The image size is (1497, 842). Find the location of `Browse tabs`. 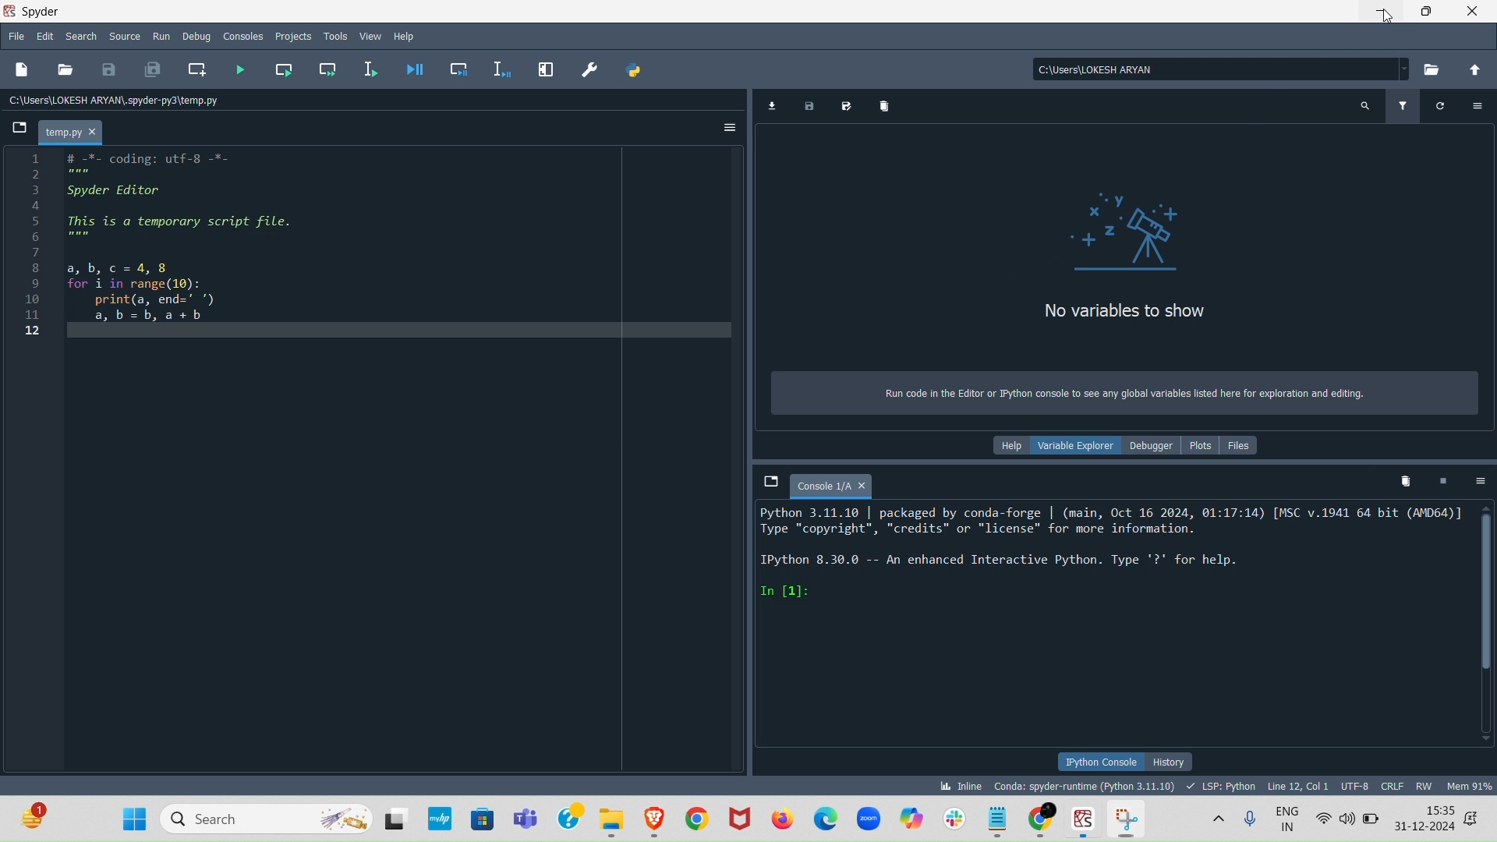

Browse tabs is located at coordinates (763, 479).